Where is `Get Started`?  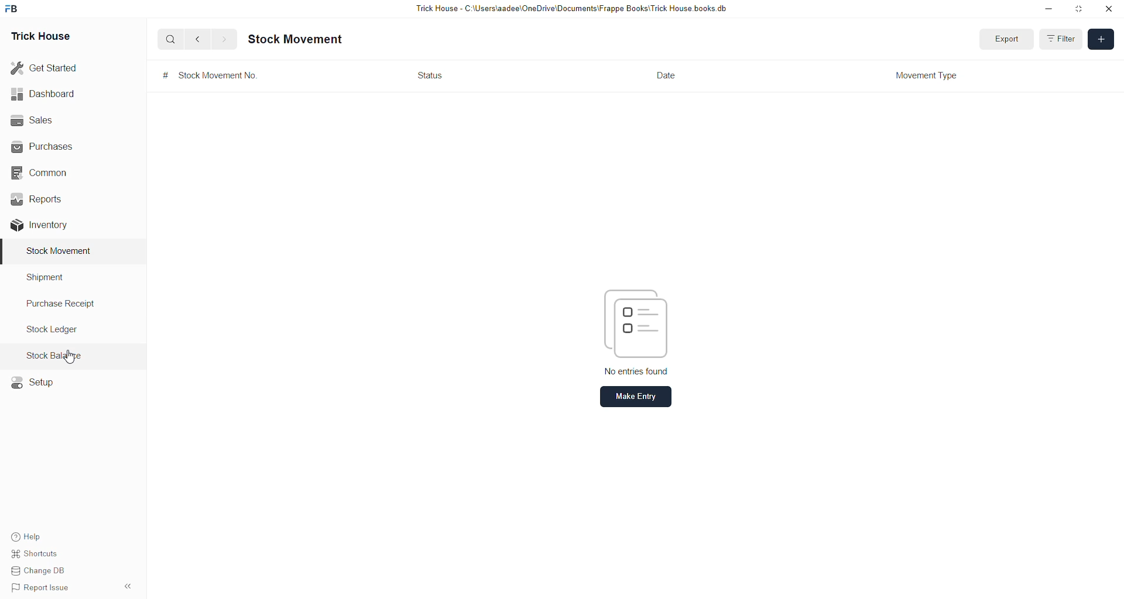
Get Started is located at coordinates (46, 70).